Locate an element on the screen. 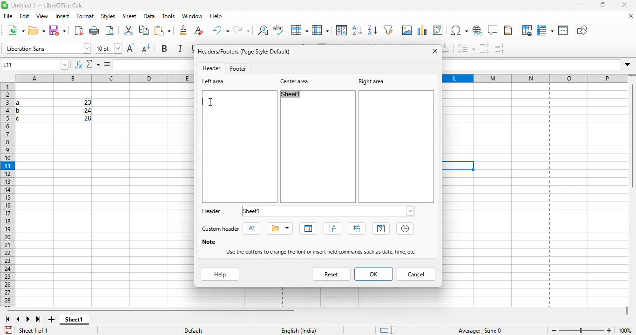 Image resolution: width=636 pixels, height=335 pixels. headers/footers is located at coordinates (248, 52).